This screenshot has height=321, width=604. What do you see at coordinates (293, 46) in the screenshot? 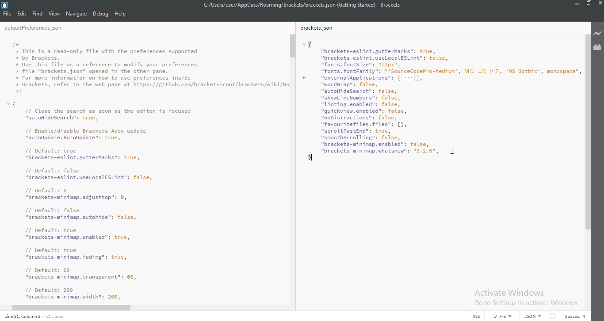
I see `scroll bar` at bounding box center [293, 46].